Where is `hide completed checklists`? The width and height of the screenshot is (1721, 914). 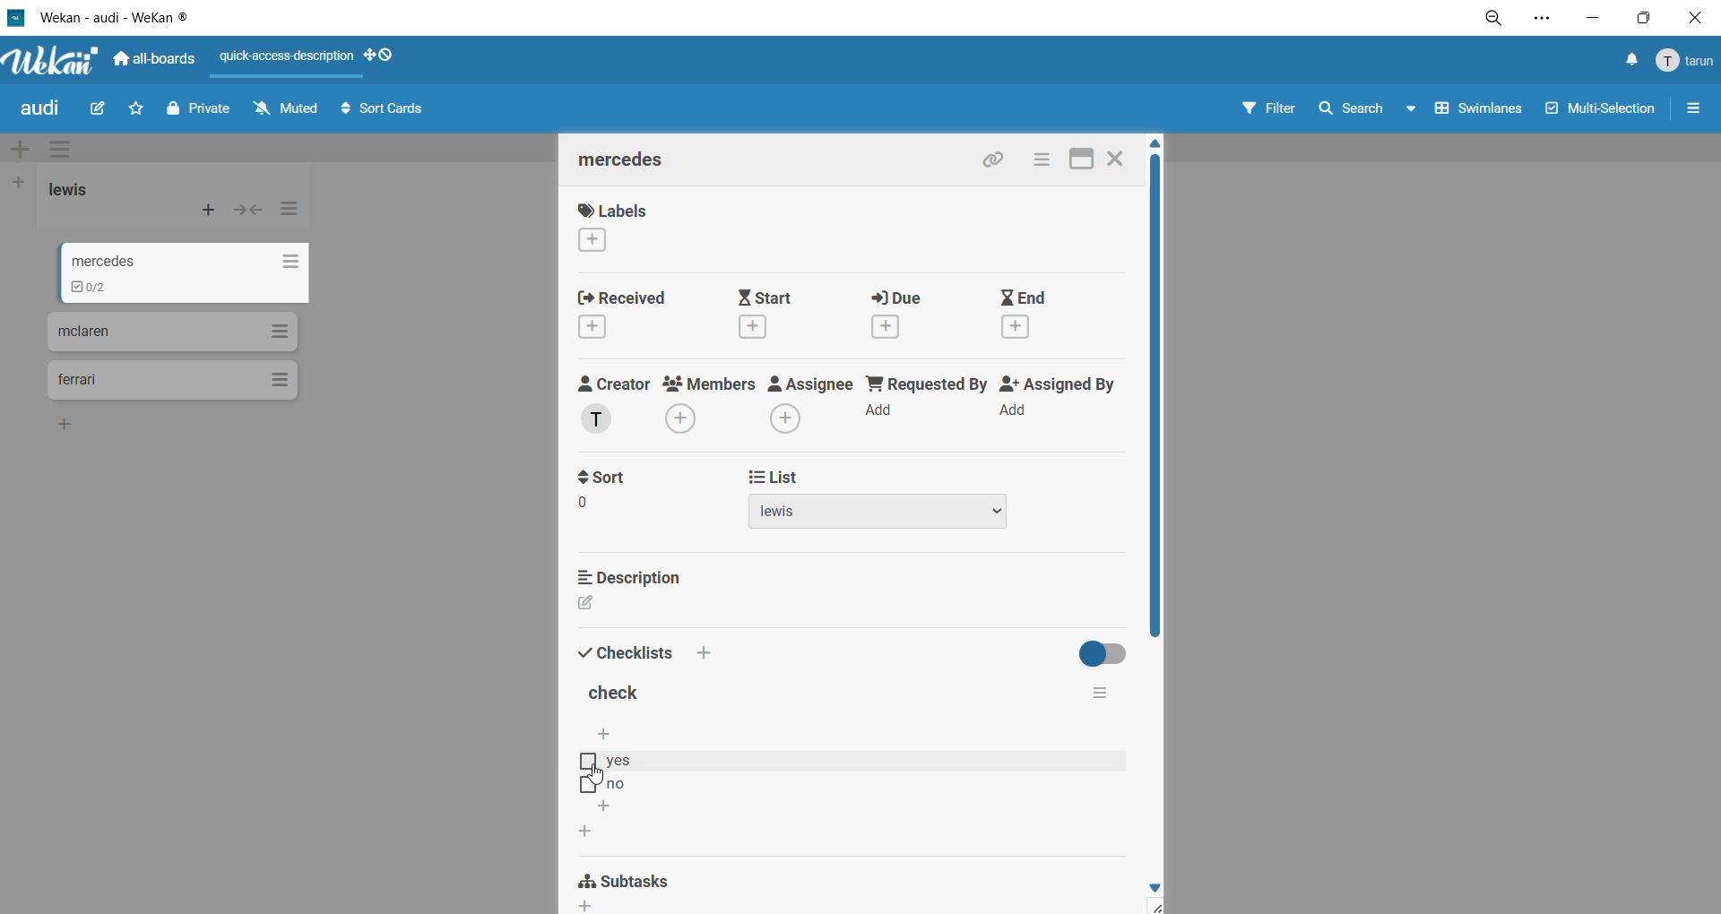 hide completed checklists is located at coordinates (1109, 652).